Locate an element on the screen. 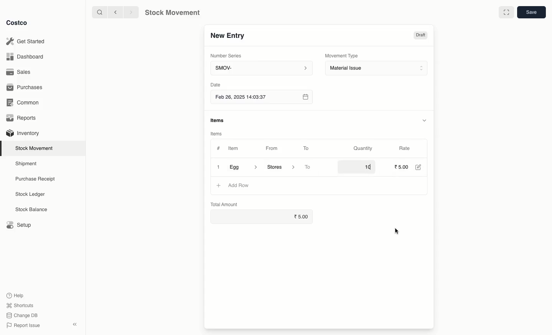  10 is located at coordinates (358, 167).